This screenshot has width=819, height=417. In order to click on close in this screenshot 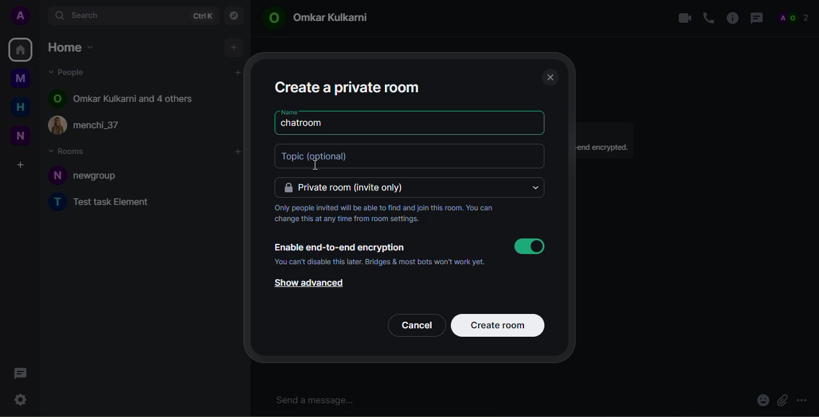, I will do `click(550, 77)`.